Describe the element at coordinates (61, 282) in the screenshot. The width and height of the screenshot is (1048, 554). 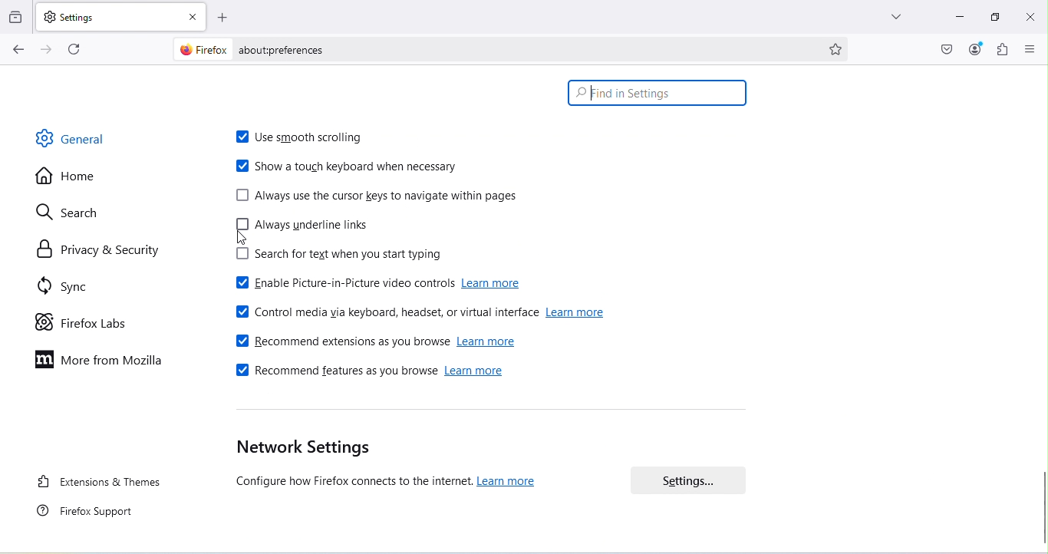
I see `Sync` at that location.